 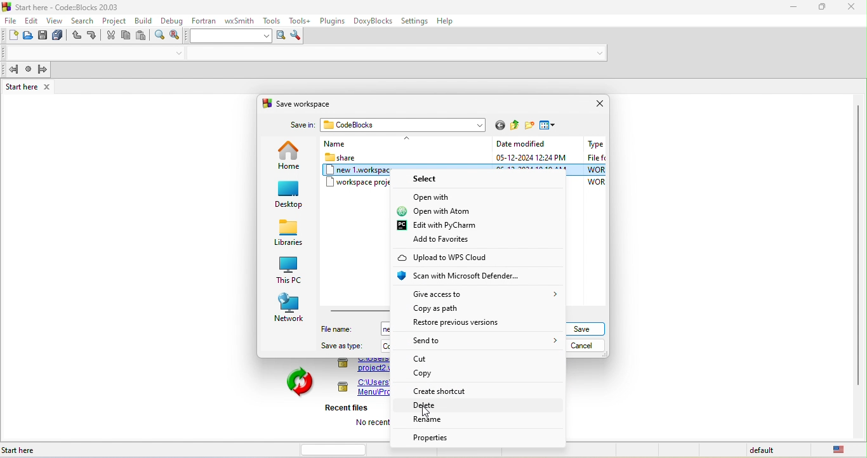 I want to click on add to favorites, so click(x=457, y=240).